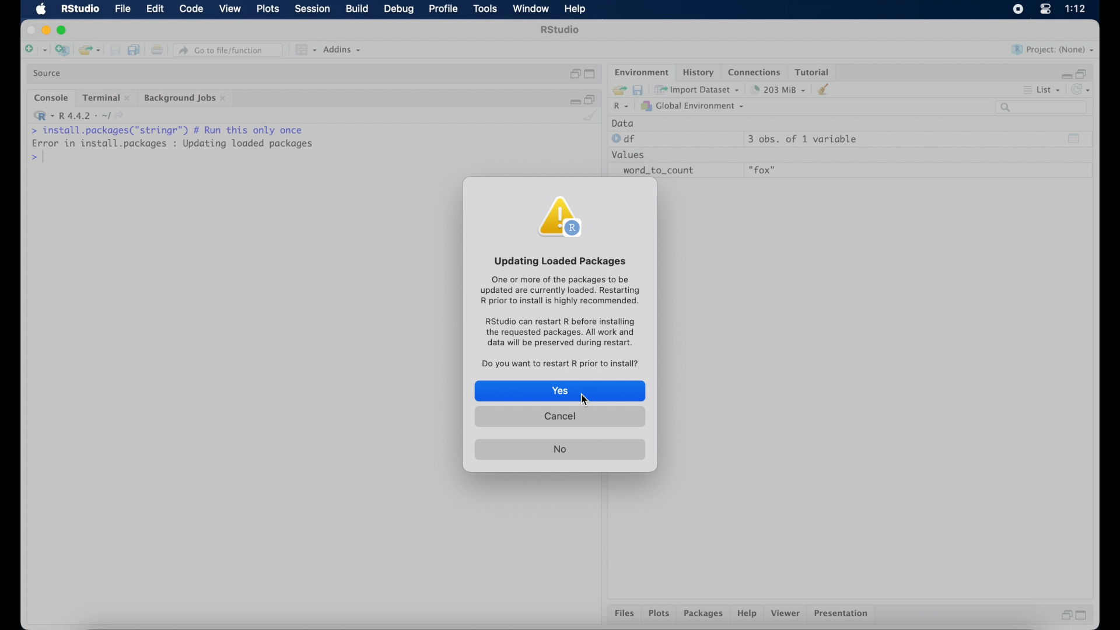 Image resolution: width=1120 pixels, height=630 pixels. I want to click on Error in install.packages : Updating loaded packages, so click(172, 143).